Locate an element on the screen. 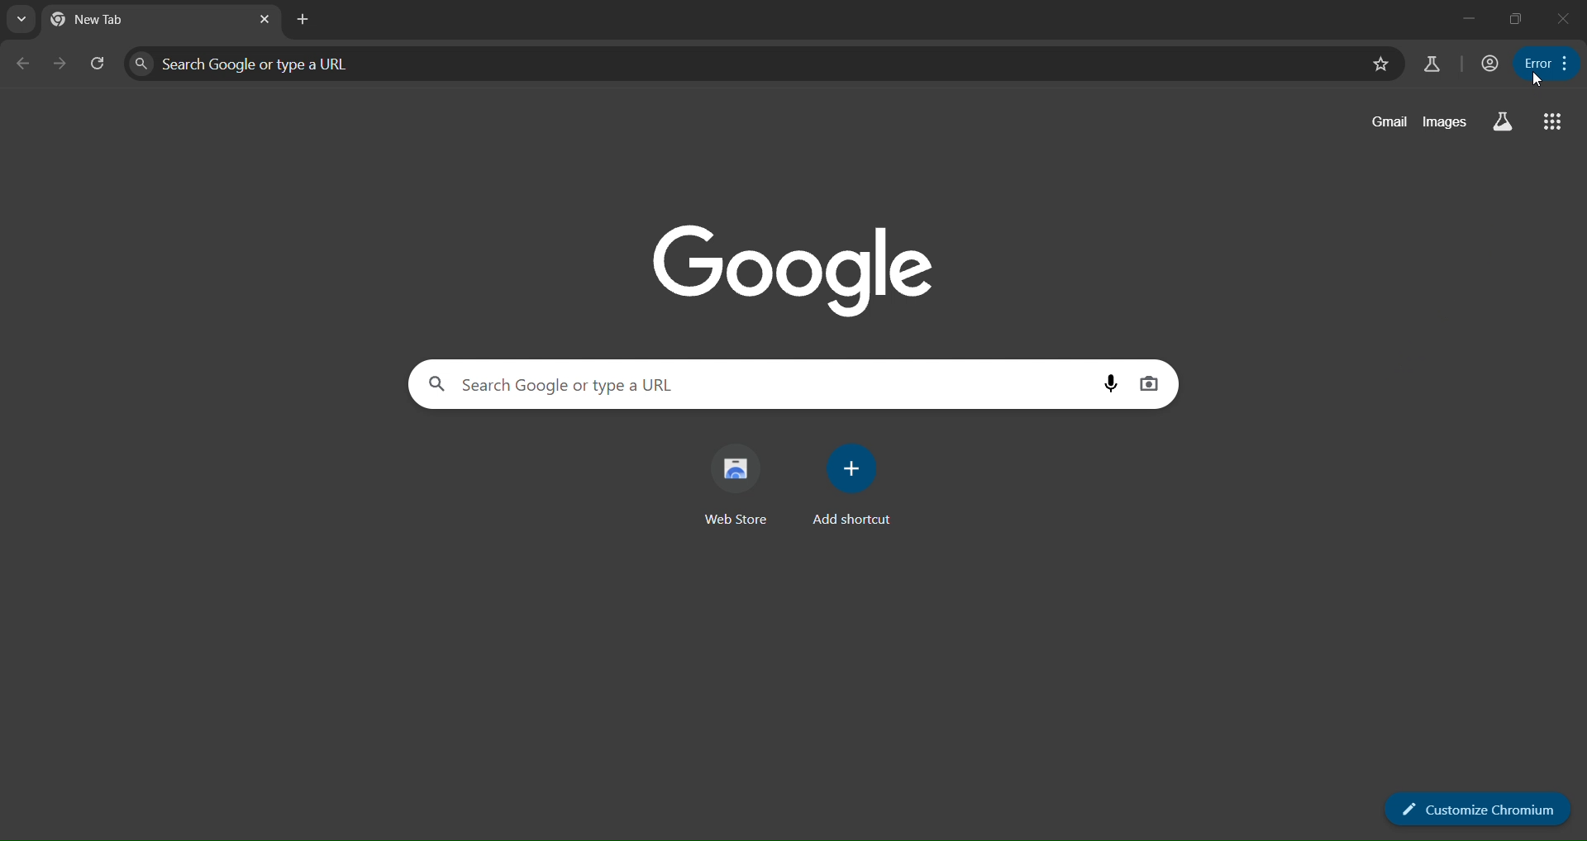 This screenshot has height=841, width=1587. reload page is located at coordinates (93, 62).